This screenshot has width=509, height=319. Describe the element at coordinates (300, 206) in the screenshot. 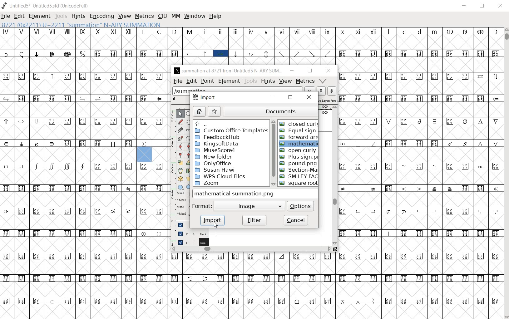

I see `options` at that location.